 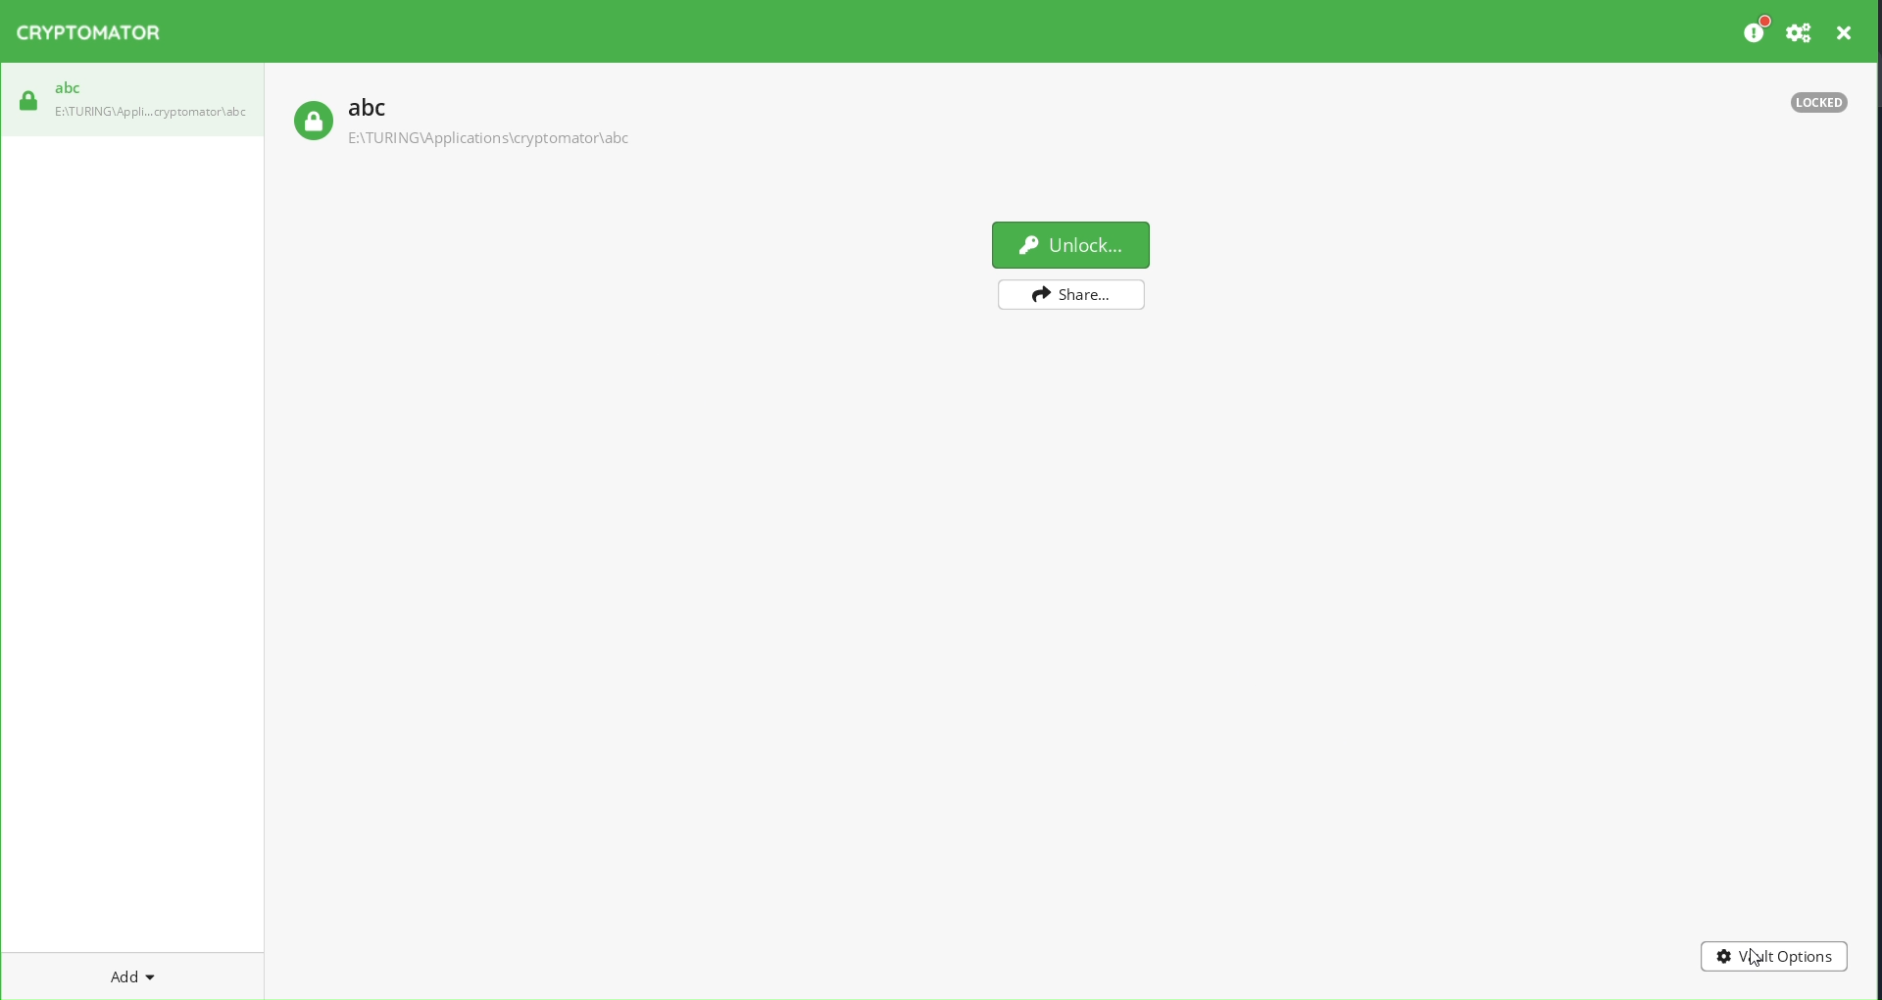 I want to click on add, so click(x=121, y=974).